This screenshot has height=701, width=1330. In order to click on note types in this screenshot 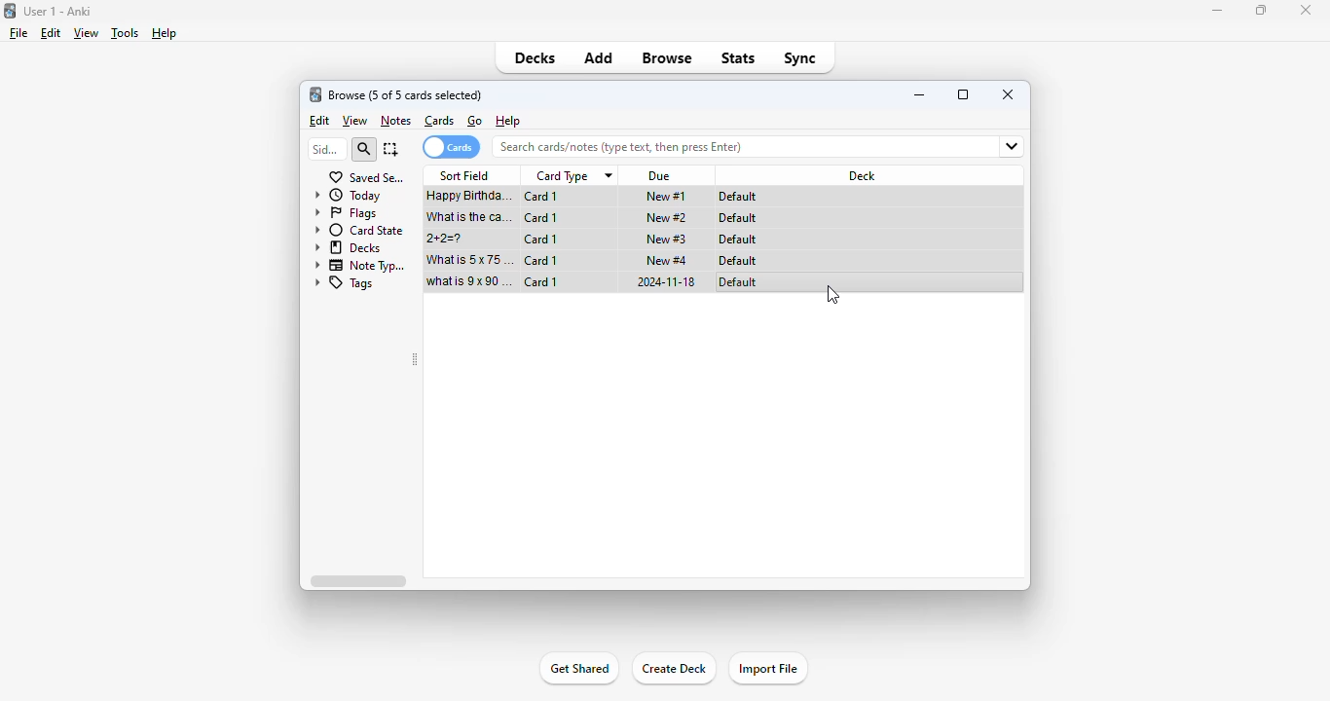, I will do `click(361, 266)`.